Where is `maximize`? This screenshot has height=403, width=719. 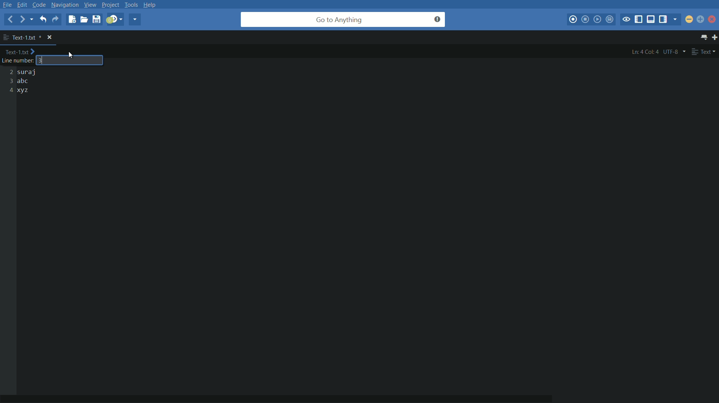 maximize is located at coordinates (700, 19).